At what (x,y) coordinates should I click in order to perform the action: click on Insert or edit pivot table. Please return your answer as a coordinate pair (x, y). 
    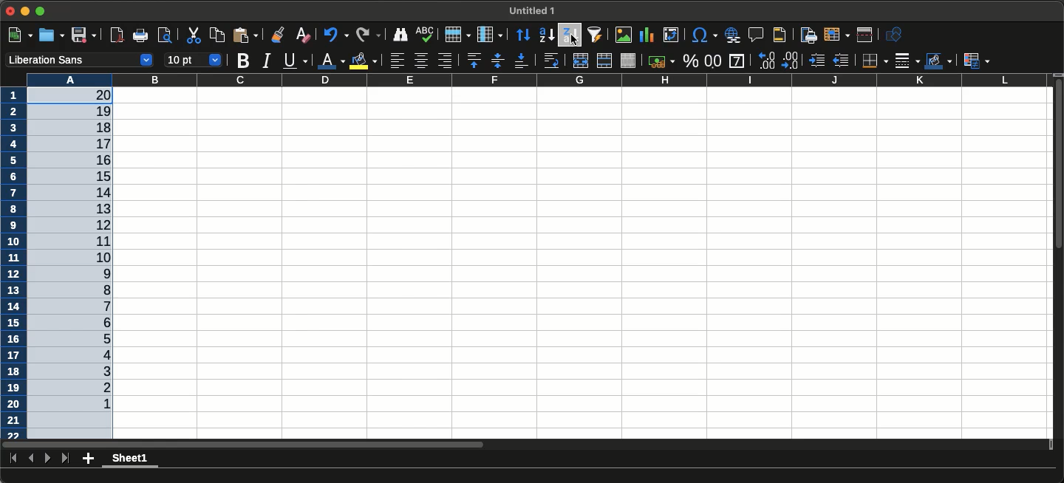
    Looking at the image, I should click on (671, 35).